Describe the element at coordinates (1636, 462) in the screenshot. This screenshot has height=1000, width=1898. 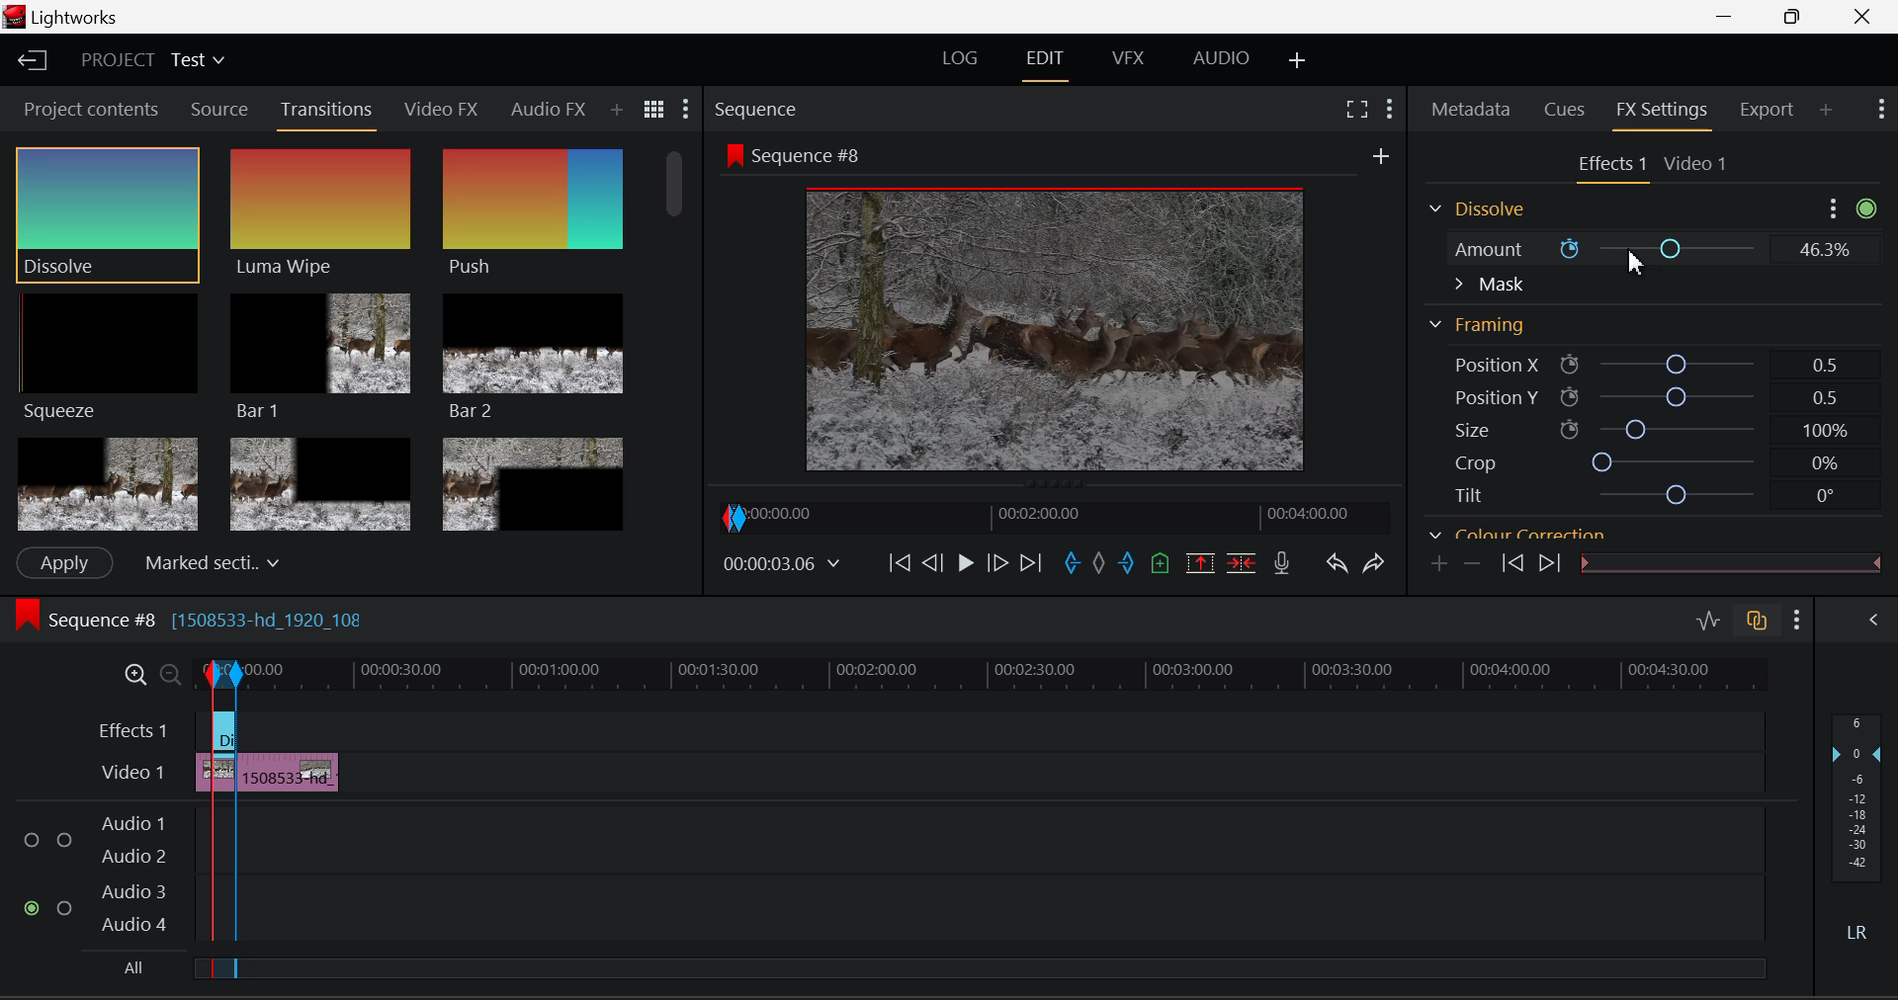
I see `Crop` at that location.